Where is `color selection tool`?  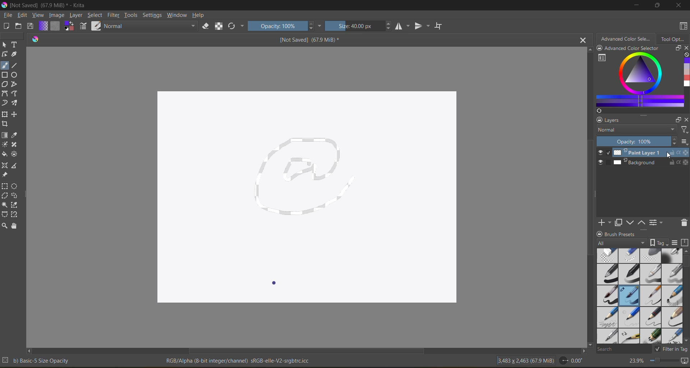 color selection tool is located at coordinates (15, 205).